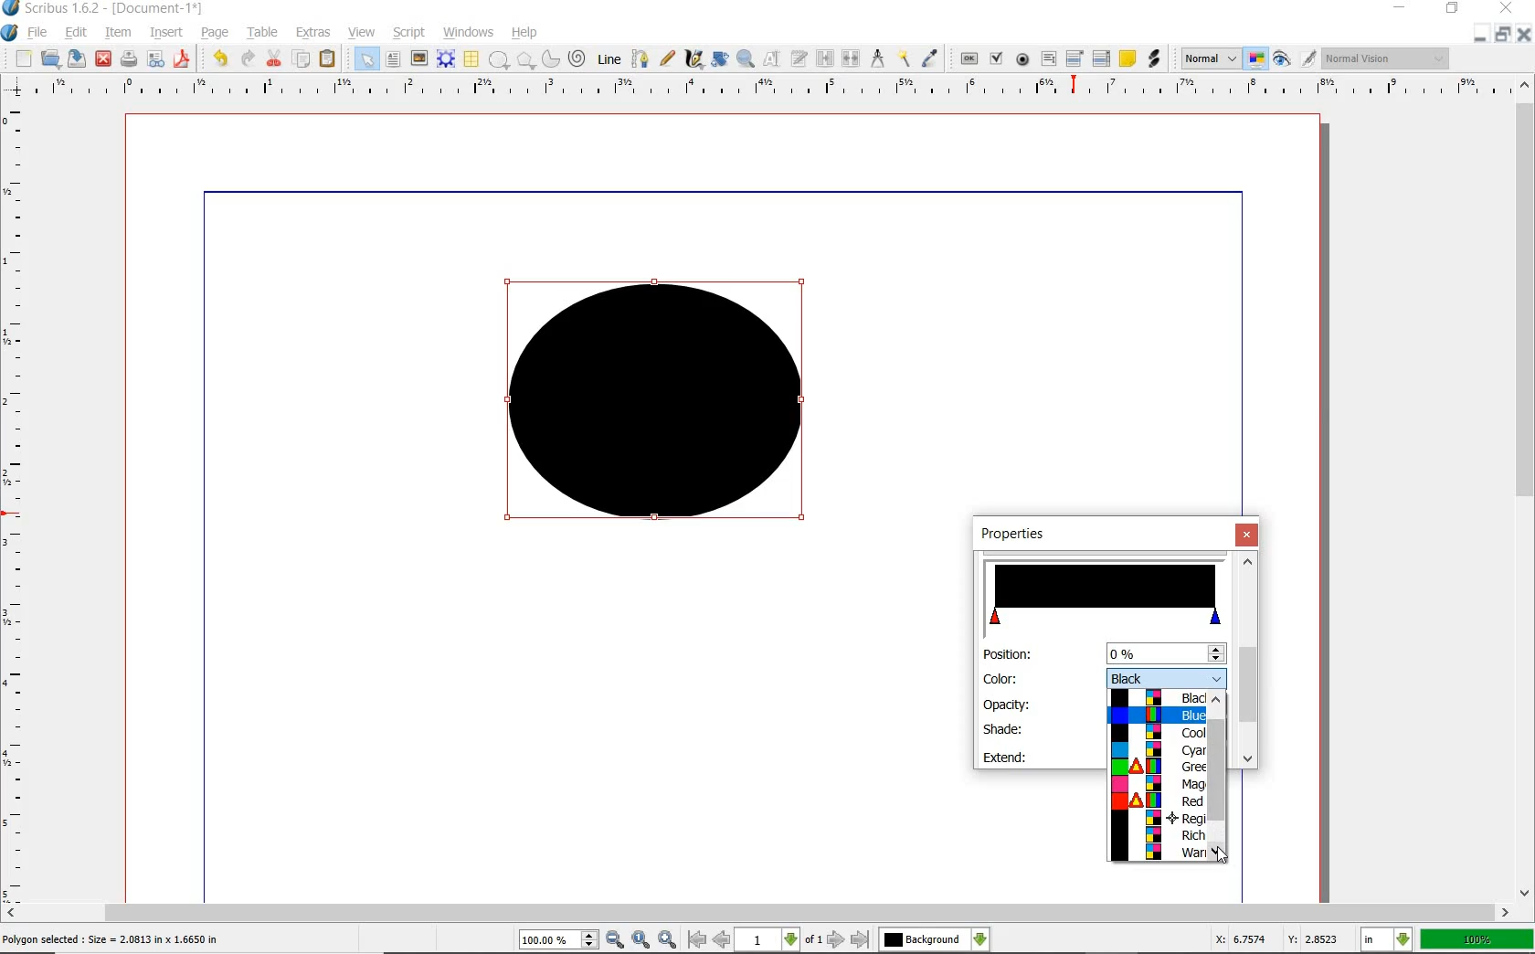  What do you see at coordinates (275, 58) in the screenshot?
I see `CUT` at bounding box center [275, 58].